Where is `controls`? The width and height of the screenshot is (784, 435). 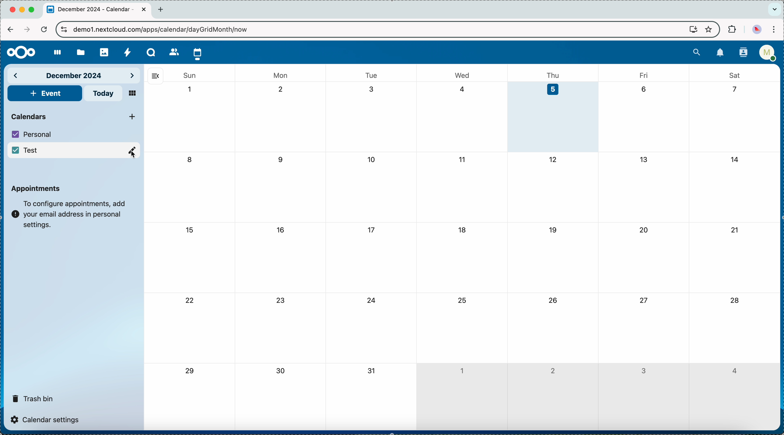
controls is located at coordinates (64, 30).